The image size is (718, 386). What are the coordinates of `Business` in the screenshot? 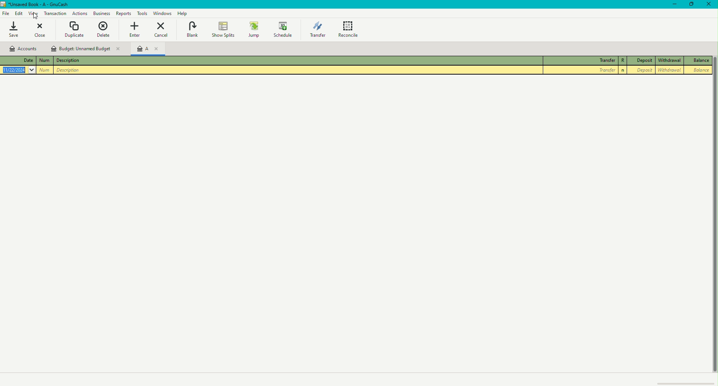 It's located at (102, 13).